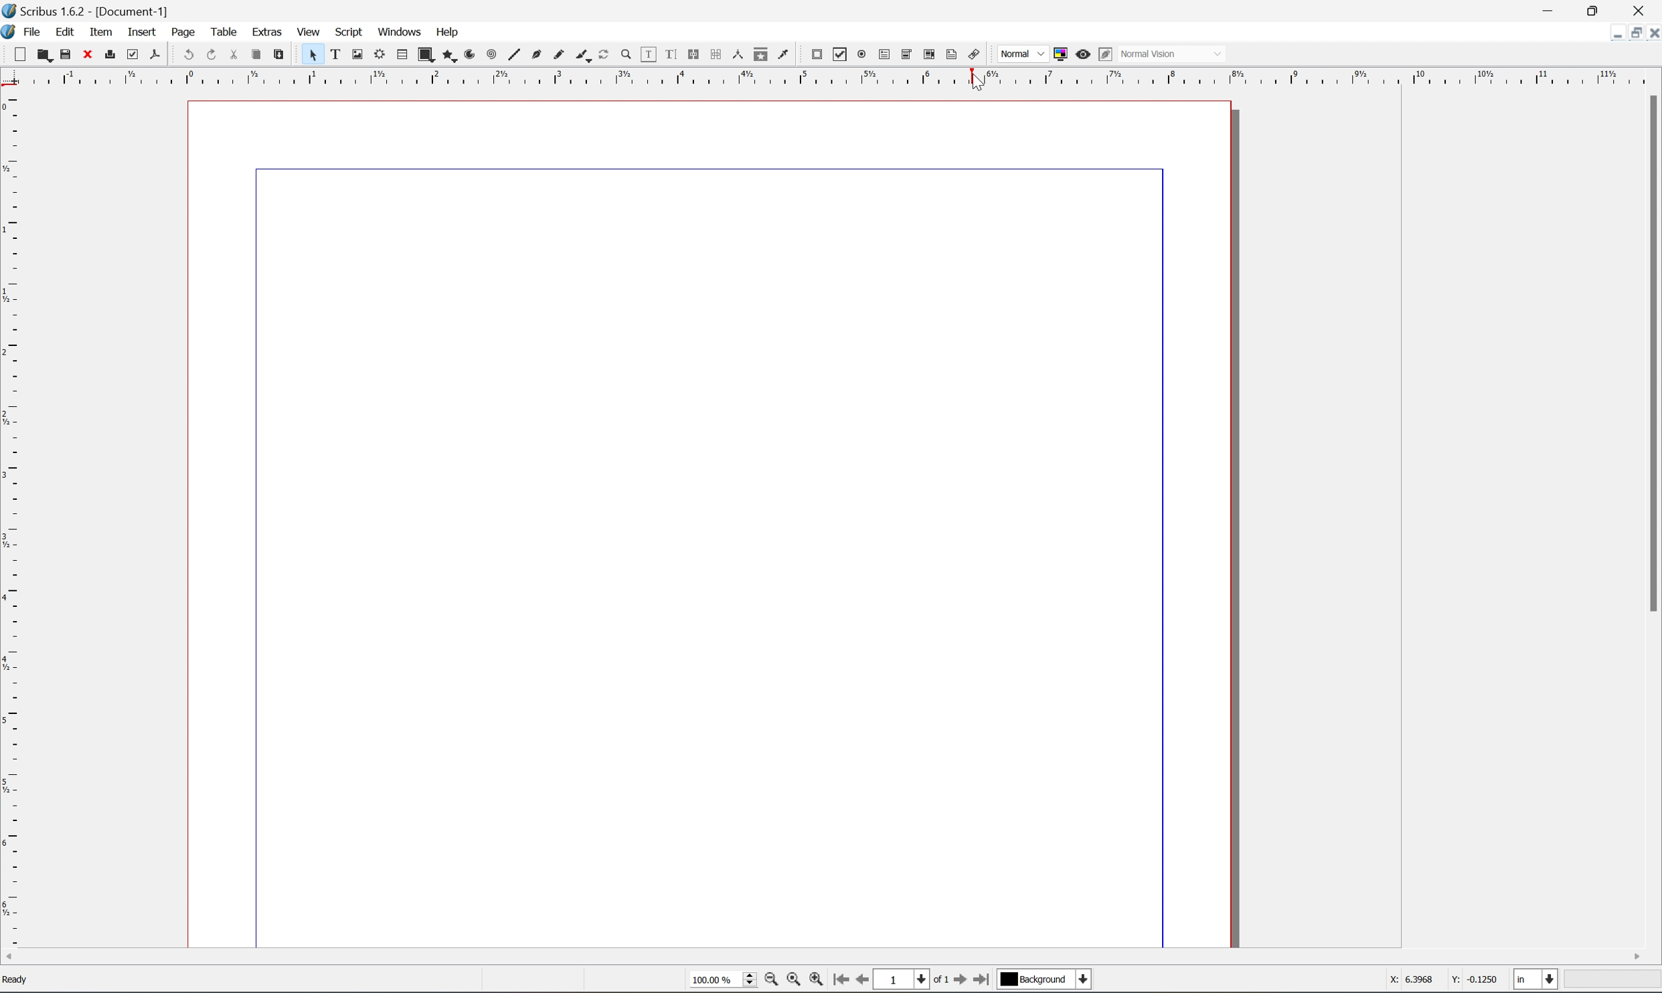  I want to click on close, so click(86, 54).